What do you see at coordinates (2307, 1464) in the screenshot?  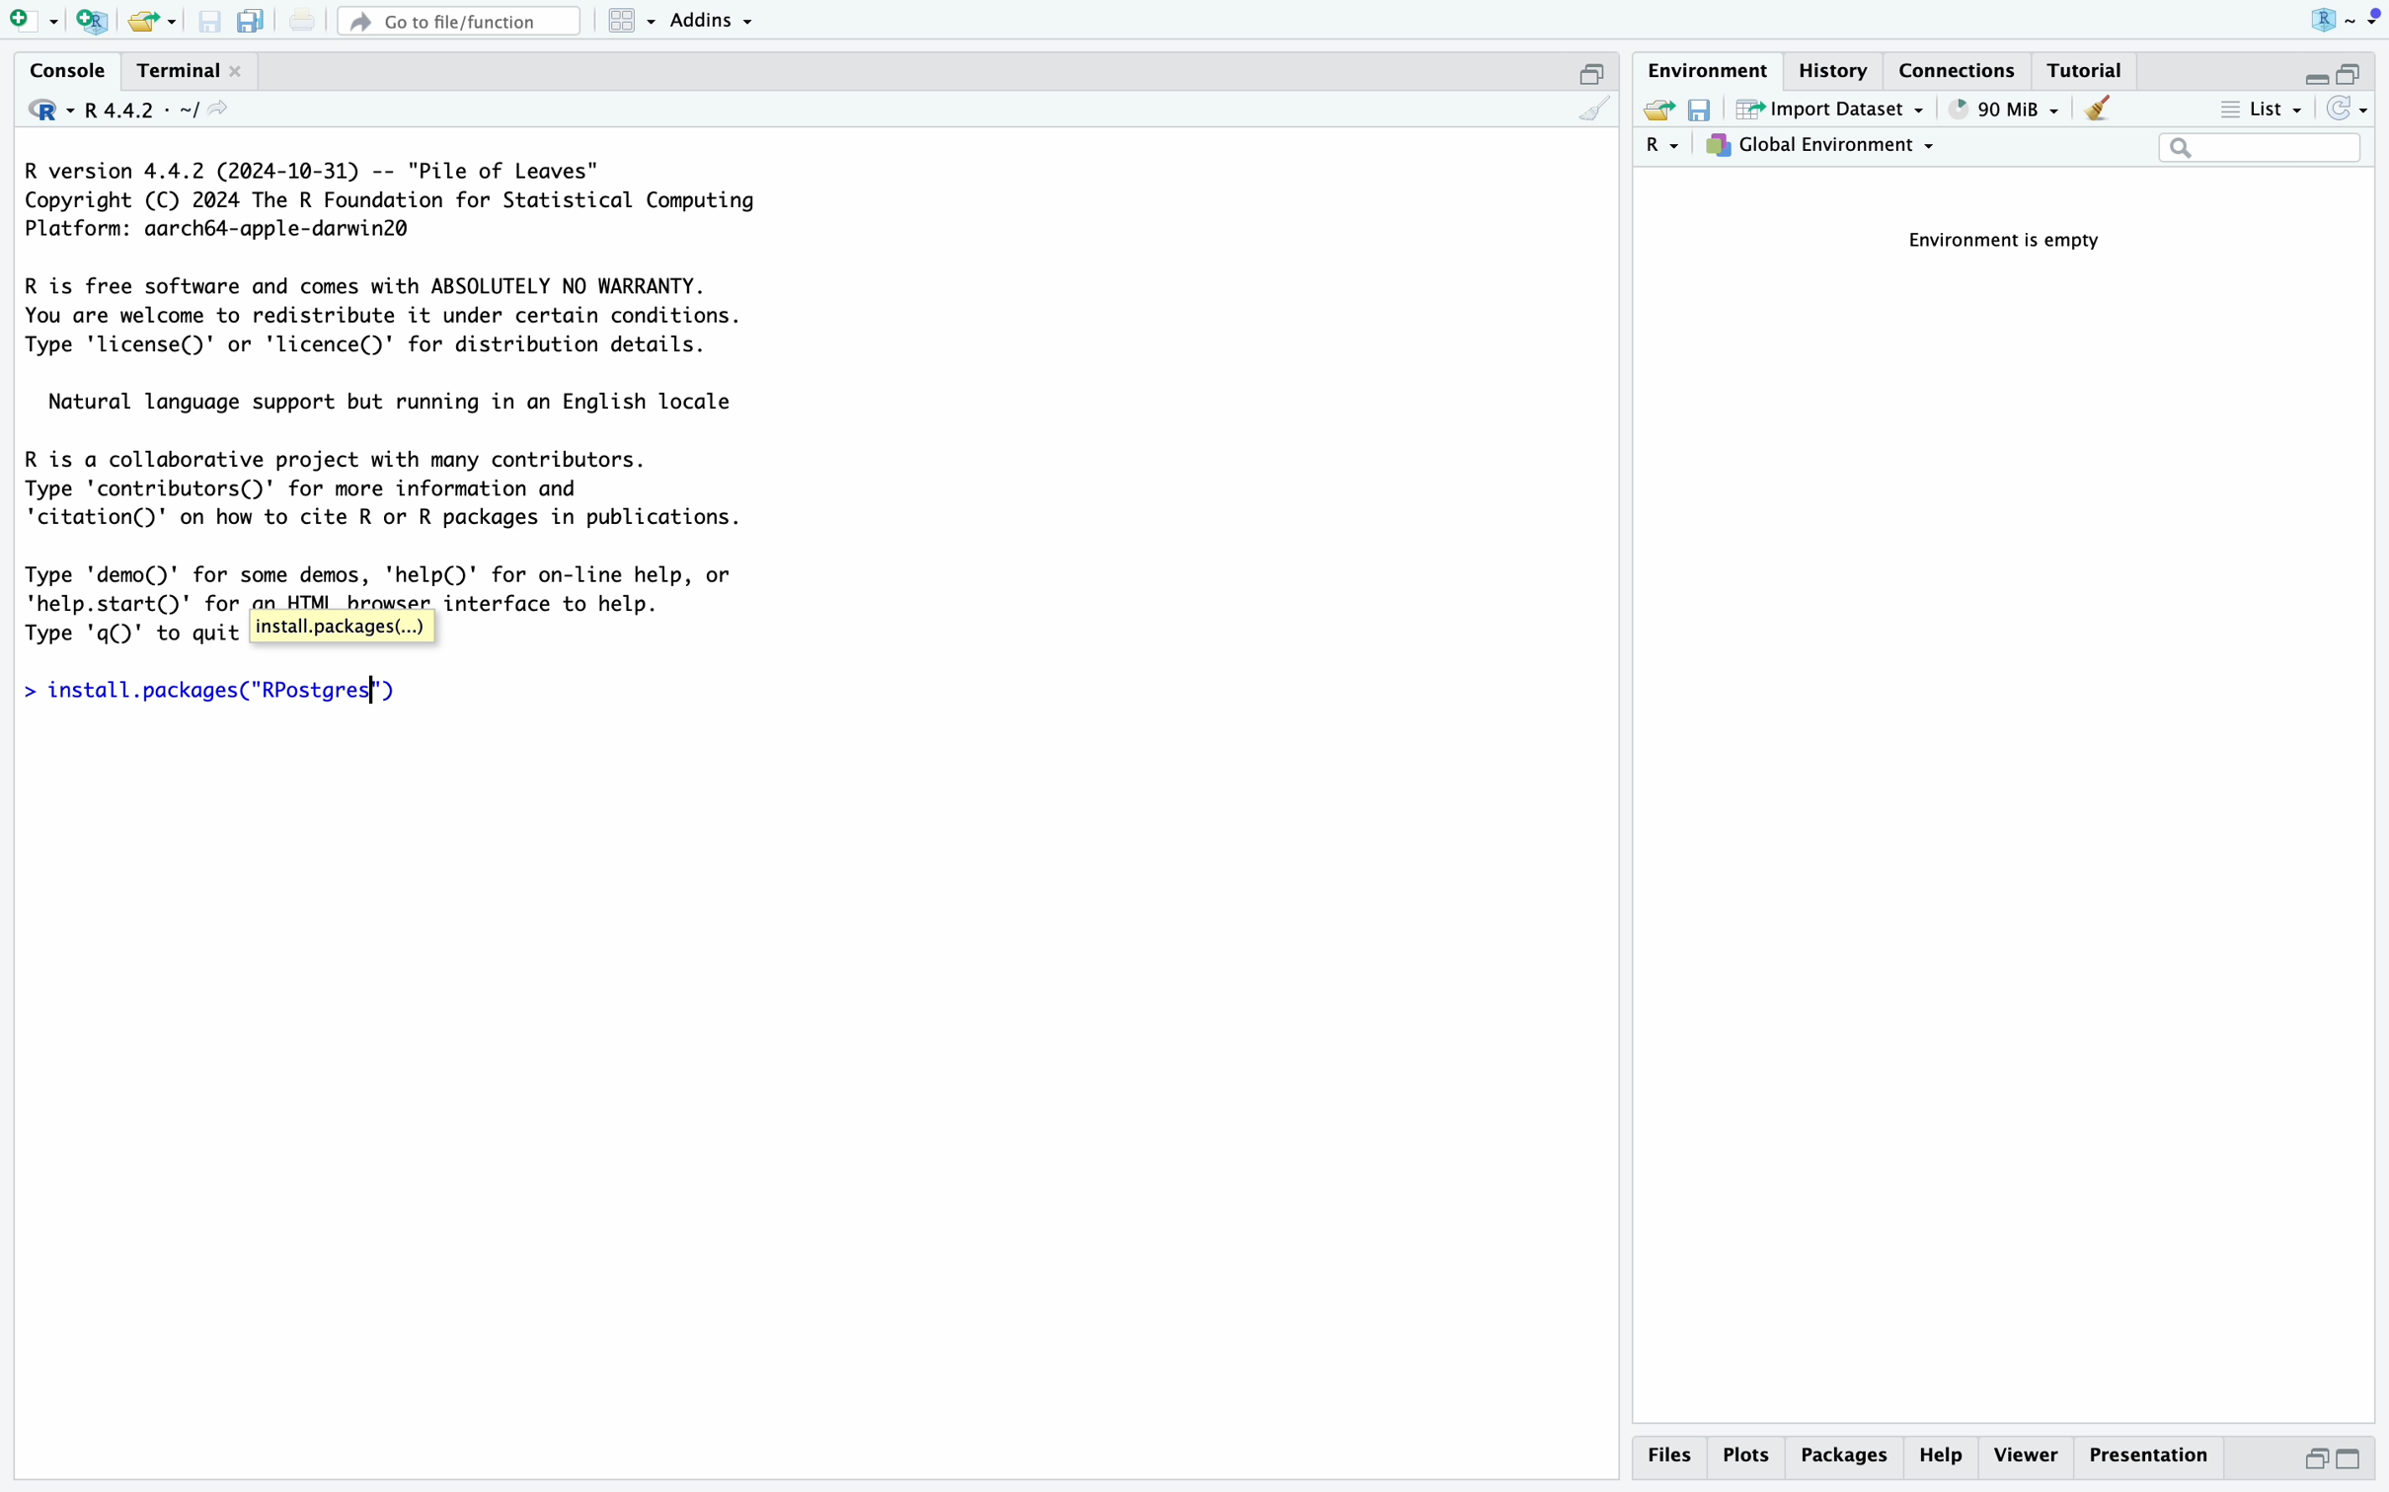 I see `minimize` at bounding box center [2307, 1464].